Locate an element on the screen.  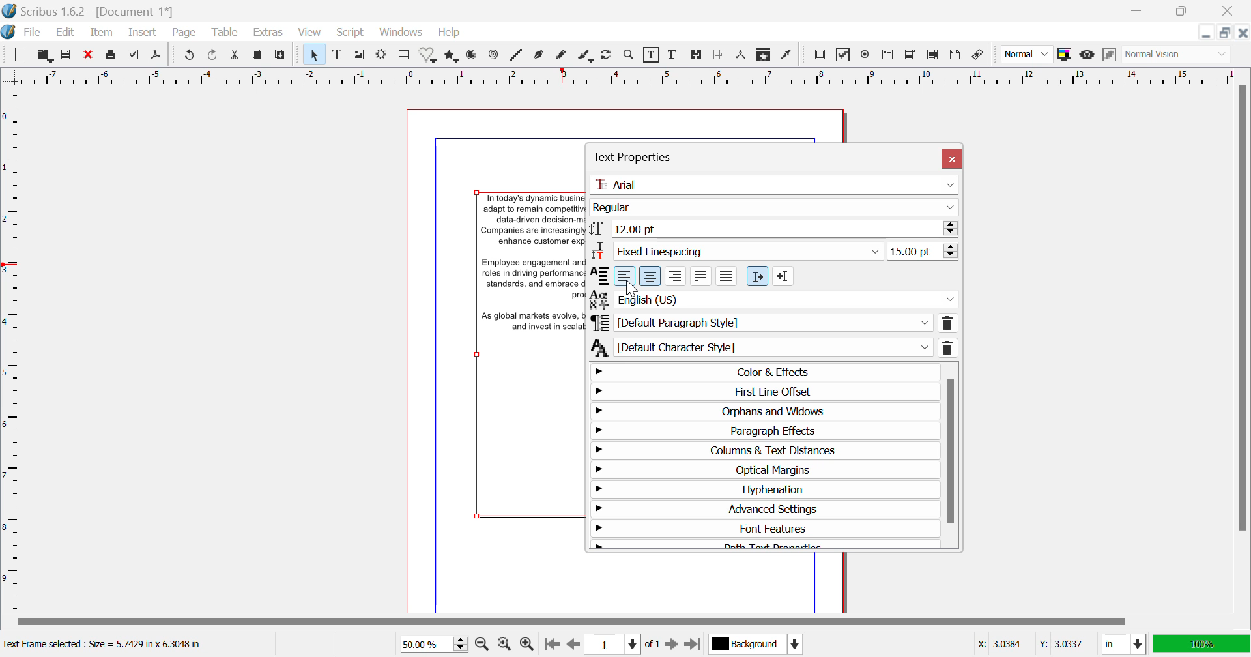
Spiral is located at coordinates (516, 55).